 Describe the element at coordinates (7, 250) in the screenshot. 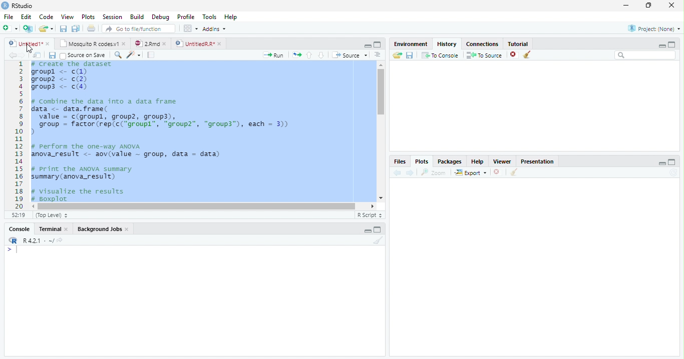

I see `>` at that location.